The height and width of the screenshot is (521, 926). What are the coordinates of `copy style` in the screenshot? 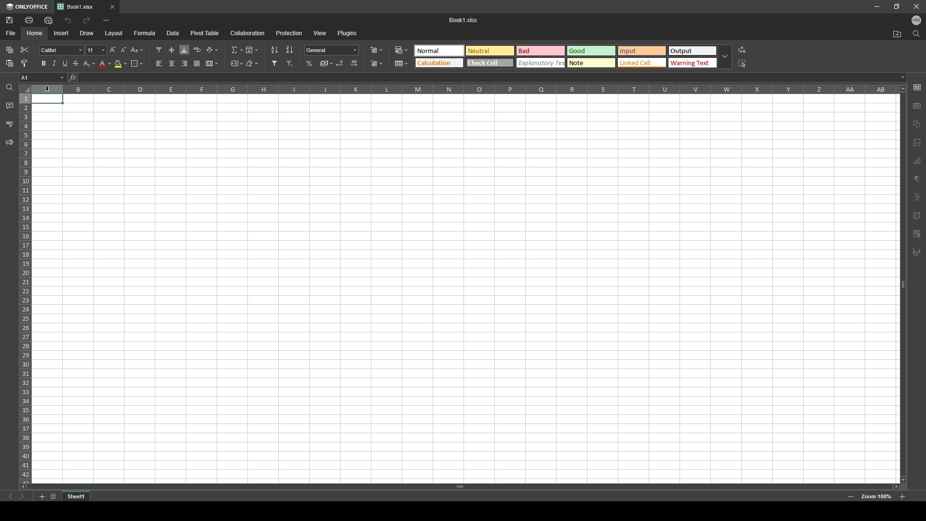 It's located at (24, 63).